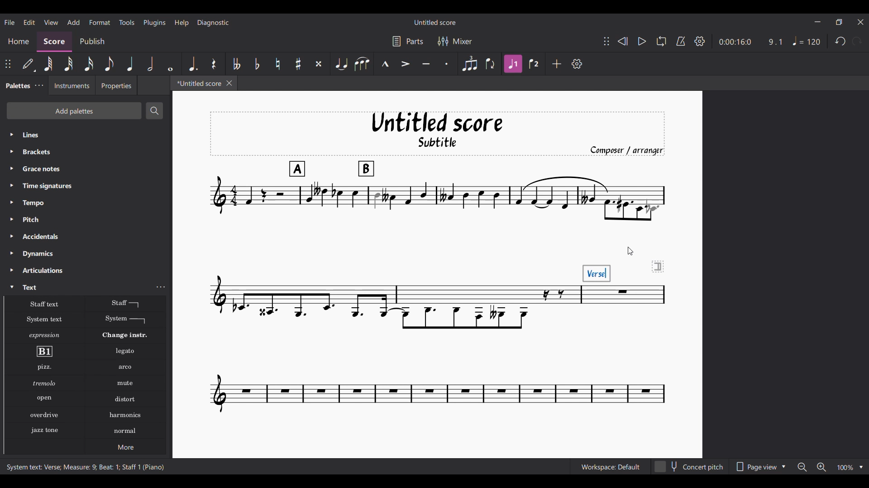 The width and height of the screenshot is (869, 488). Describe the element at coordinates (44, 431) in the screenshot. I see `Jazz stone` at that location.